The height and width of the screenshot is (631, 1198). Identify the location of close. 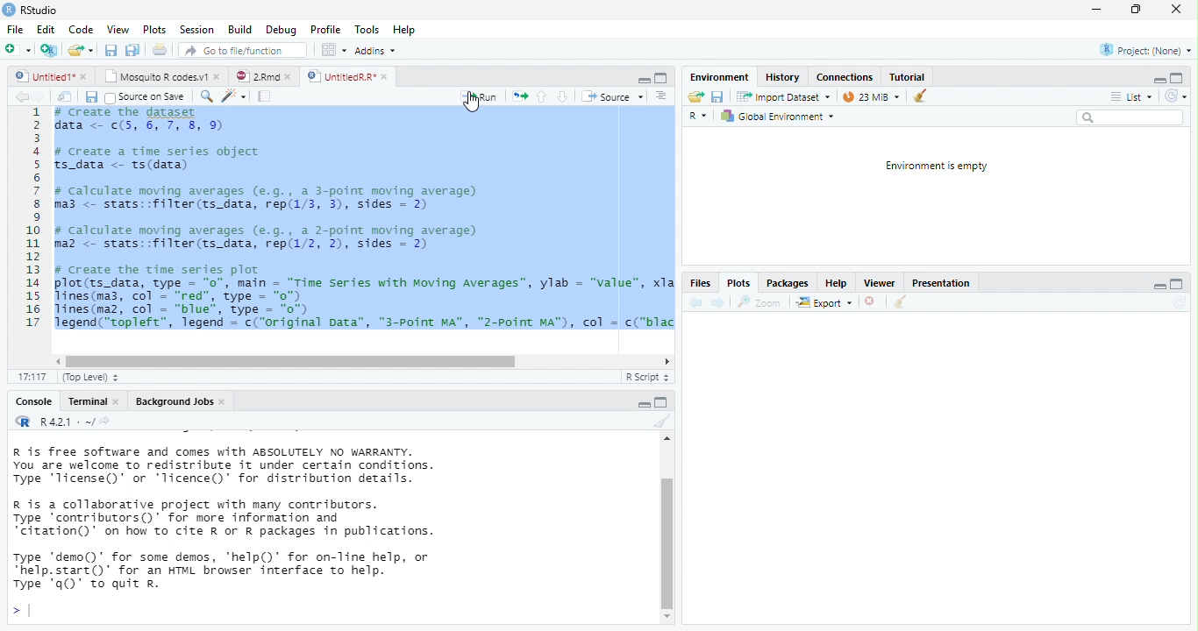
(225, 402).